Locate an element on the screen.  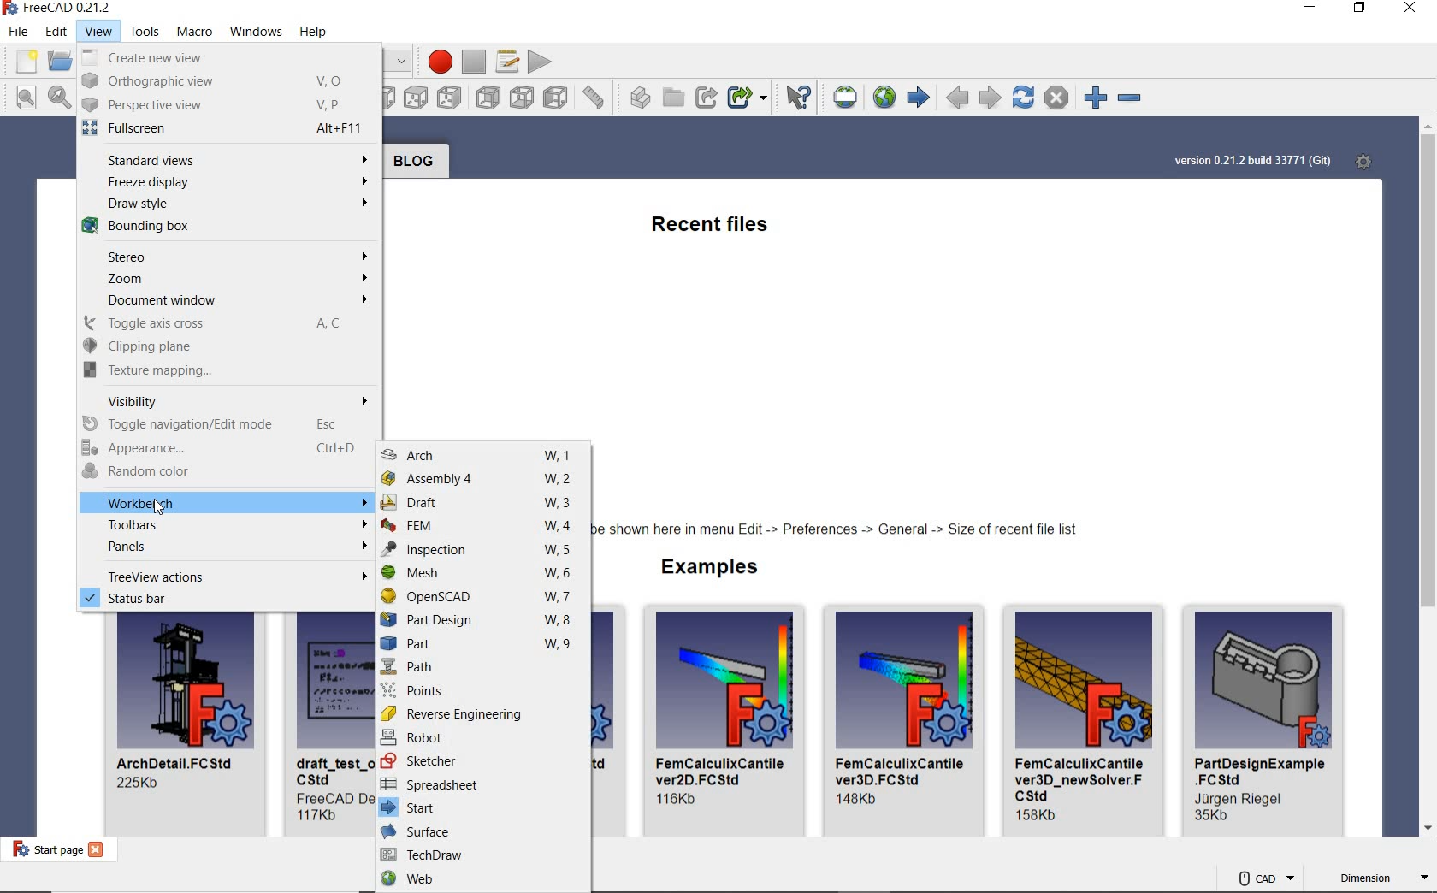
perspective view is located at coordinates (227, 107).